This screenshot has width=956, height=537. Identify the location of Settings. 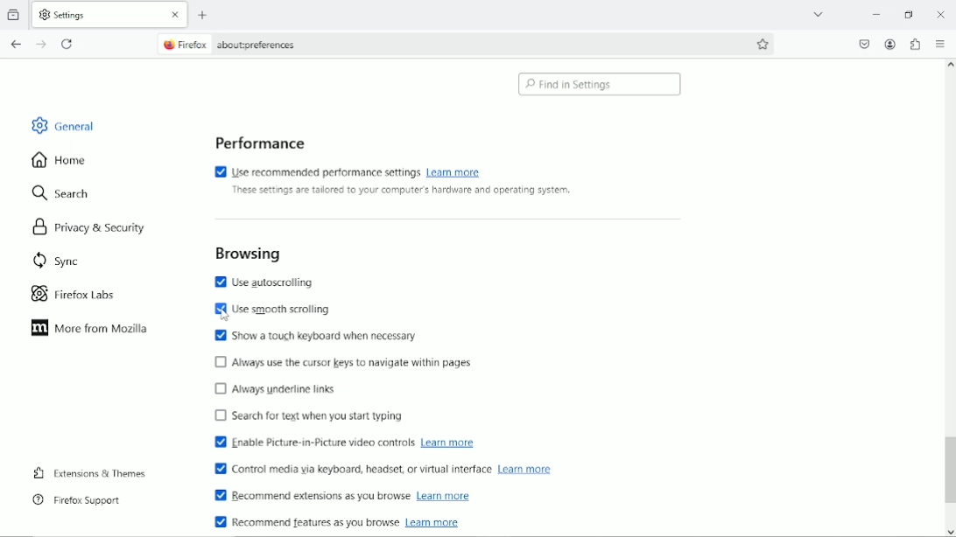
(96, 14).